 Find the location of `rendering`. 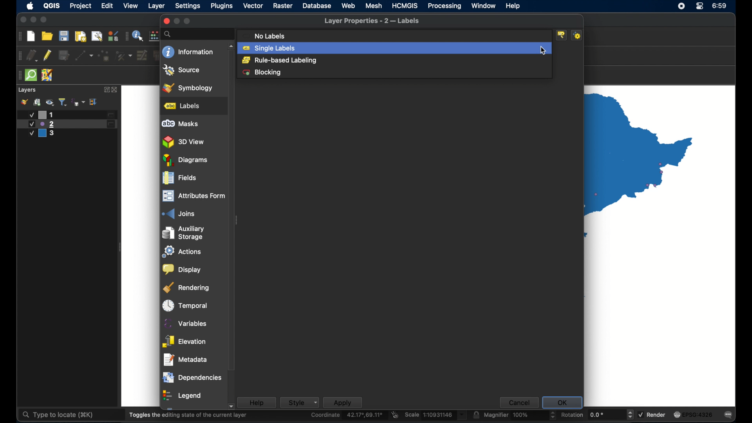

rendering is located at coordinates (186, 288).